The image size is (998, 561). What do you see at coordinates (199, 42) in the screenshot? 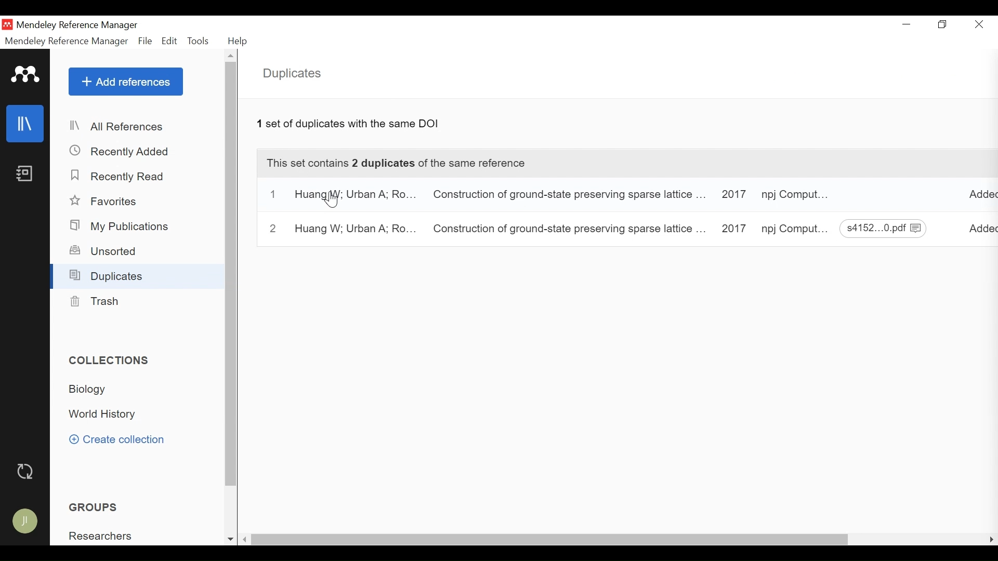
I see `Tools` at bounding box center [199, 42].